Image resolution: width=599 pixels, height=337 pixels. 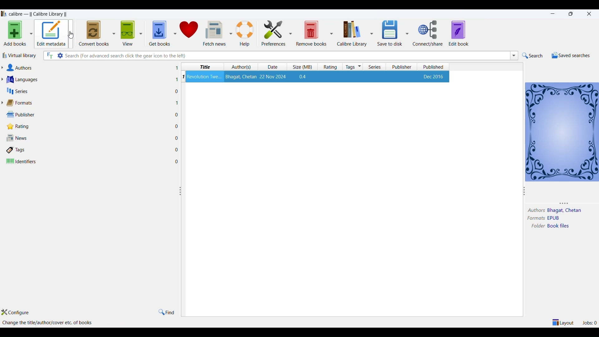 I want to click on maximize, so click(x=570, y=13).